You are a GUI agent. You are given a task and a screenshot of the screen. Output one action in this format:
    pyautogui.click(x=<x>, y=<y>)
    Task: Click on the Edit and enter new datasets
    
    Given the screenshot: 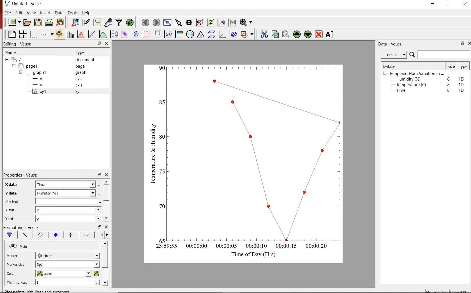 What is the action you would take?
    pyautogui.click(x=87, y=23)
    